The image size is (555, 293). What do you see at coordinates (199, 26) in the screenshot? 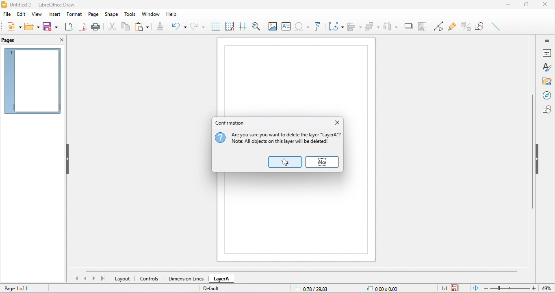
I see `redo` at bounding box center [199, 26].